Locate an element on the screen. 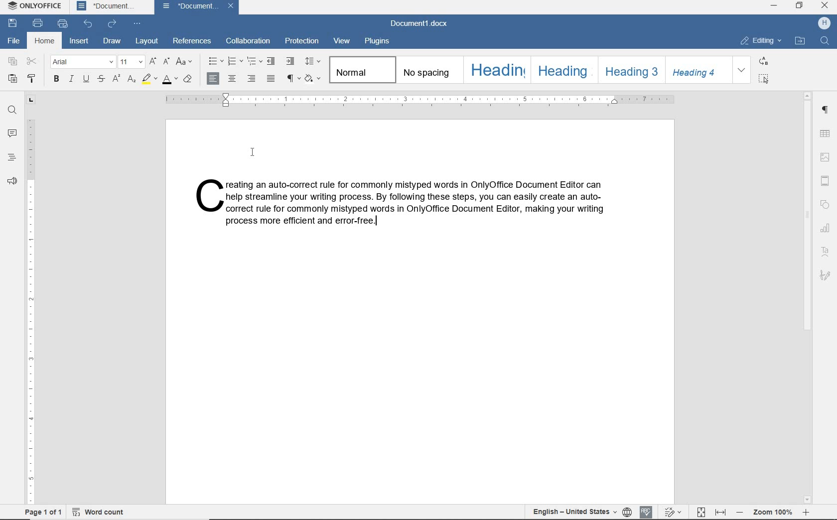 Image resolution: width=837 pixels, height=520 pixels. SHAPE is located at coordinates (826, 205).